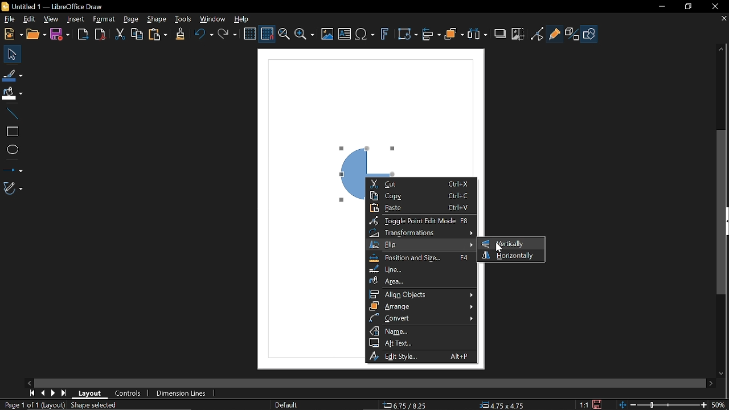 This screenshot has height=410, width=729. Describe the element at coordinates (251, 33) in the screenshot. I see `Display grid` at that location.